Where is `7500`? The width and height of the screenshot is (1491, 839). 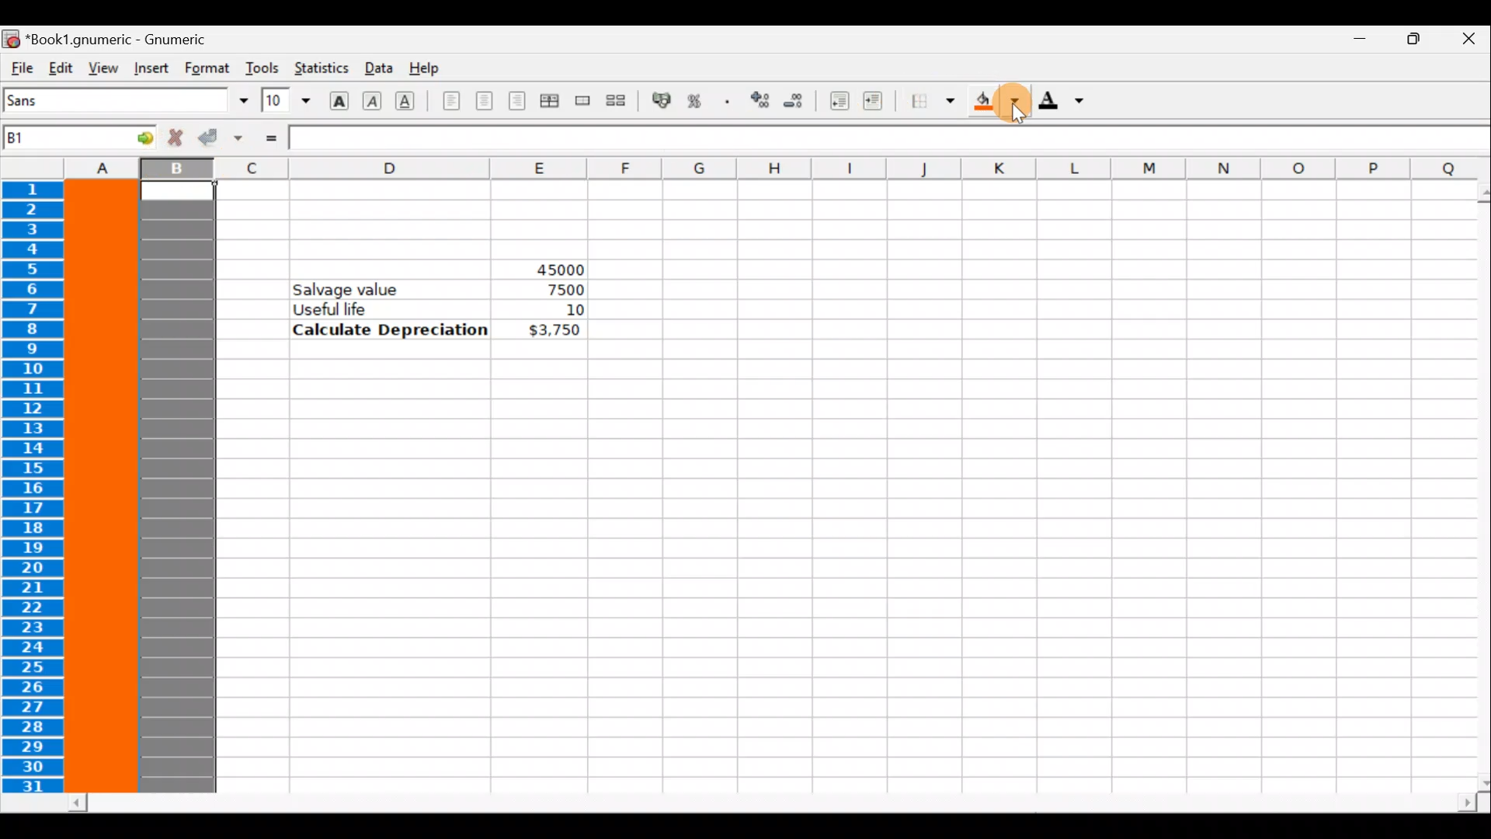
7500 is located at coordinates (561, 290).